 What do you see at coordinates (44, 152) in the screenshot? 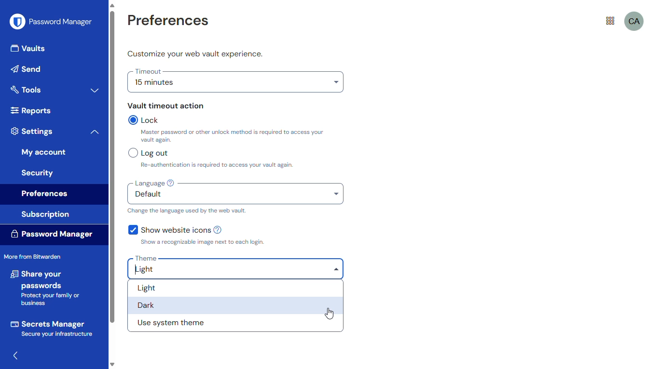
I see `my account` at bounding box center [44, 152].